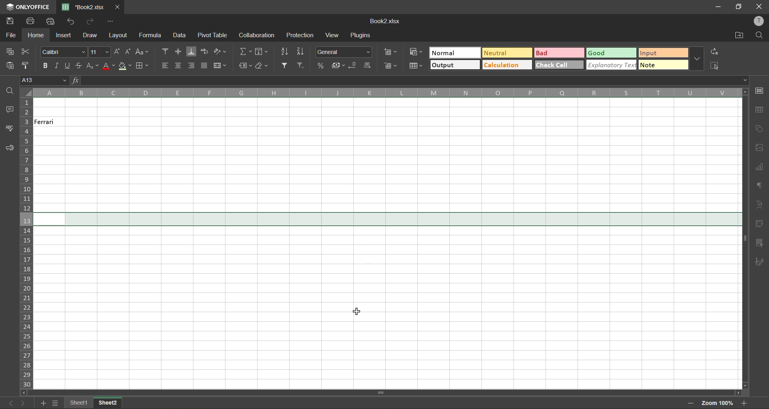 The image size is (769, 409). I want to click on customize quick access toolbar, so click(109, 21).